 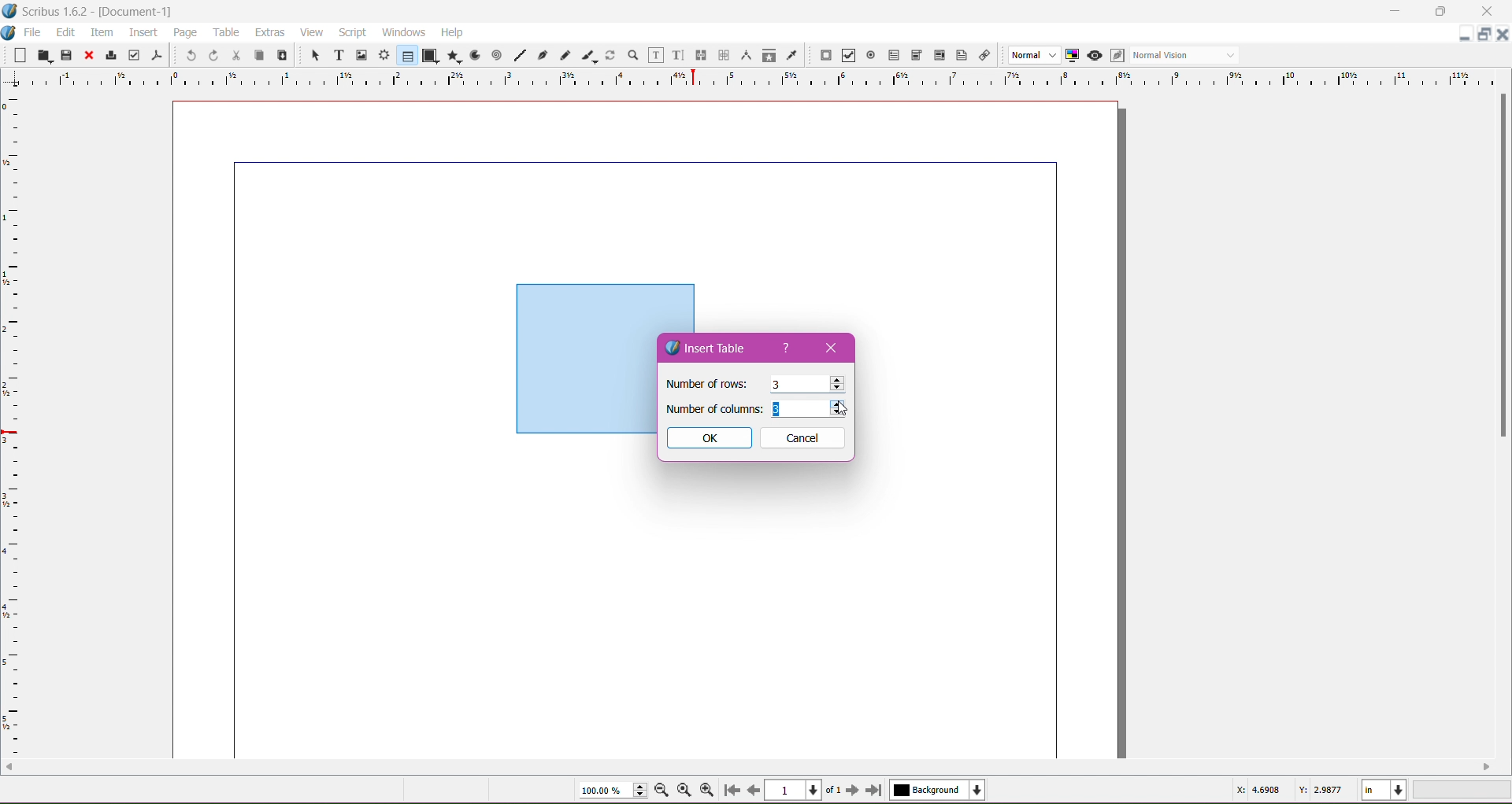 What do you see at coordinates (67, 54) in the screenshot?
I see `Save` at bounding box center [67, 54].